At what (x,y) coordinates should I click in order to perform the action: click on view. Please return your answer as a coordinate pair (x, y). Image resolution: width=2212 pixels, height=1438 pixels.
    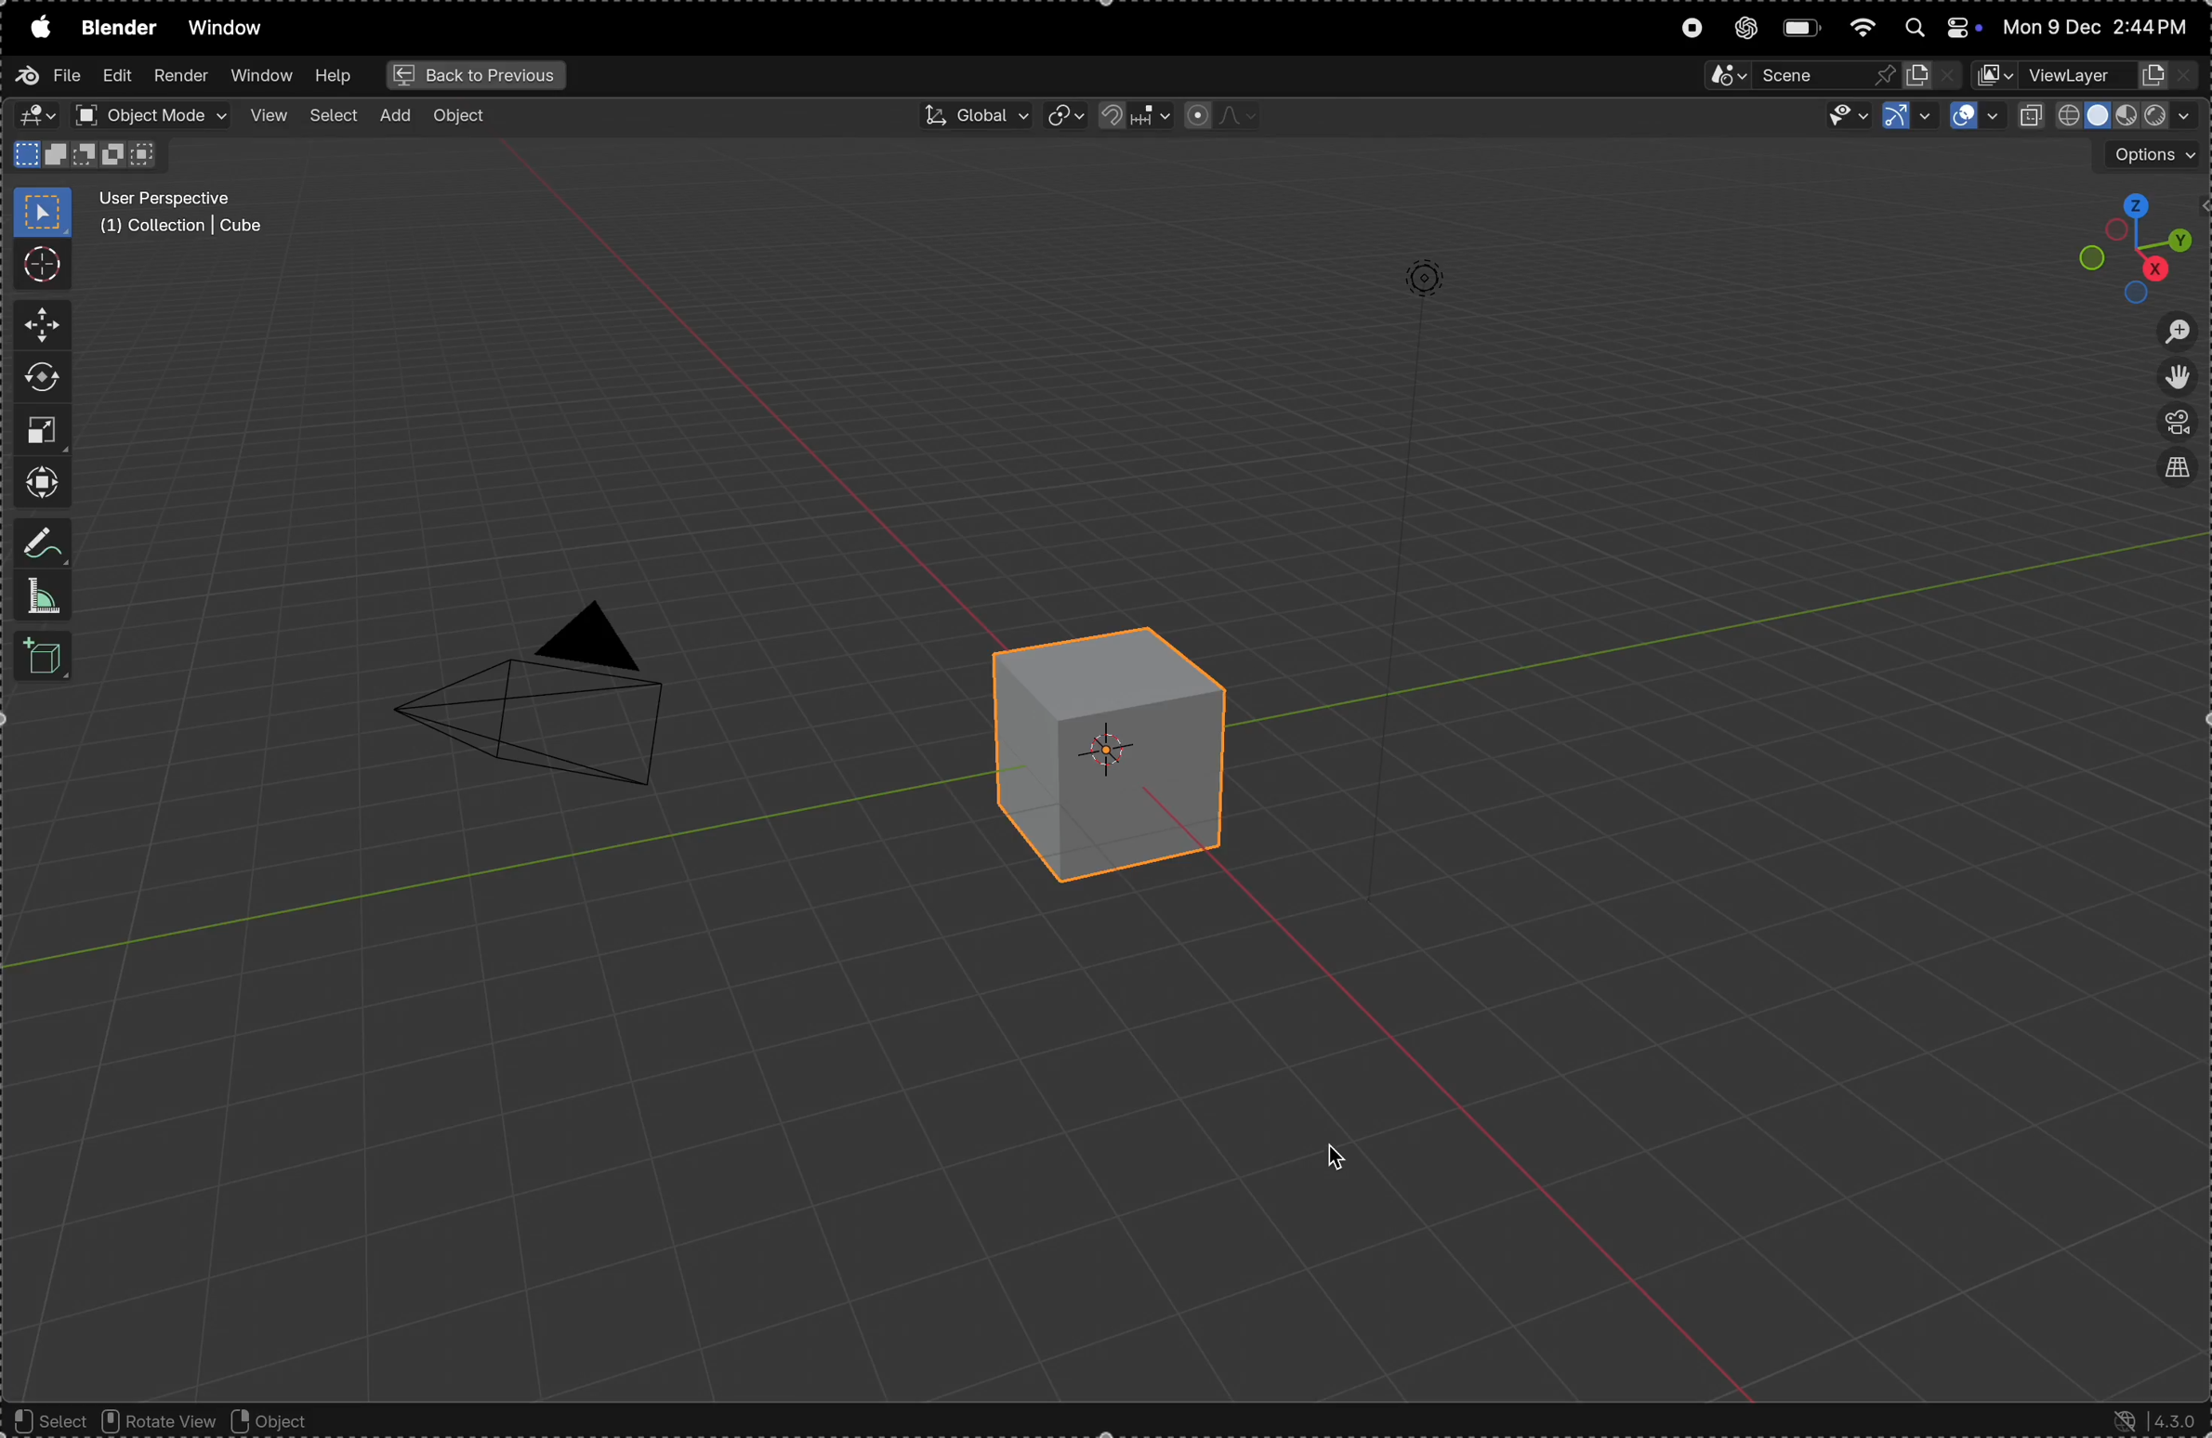
    Looking at the image, I should click on (269, 116).